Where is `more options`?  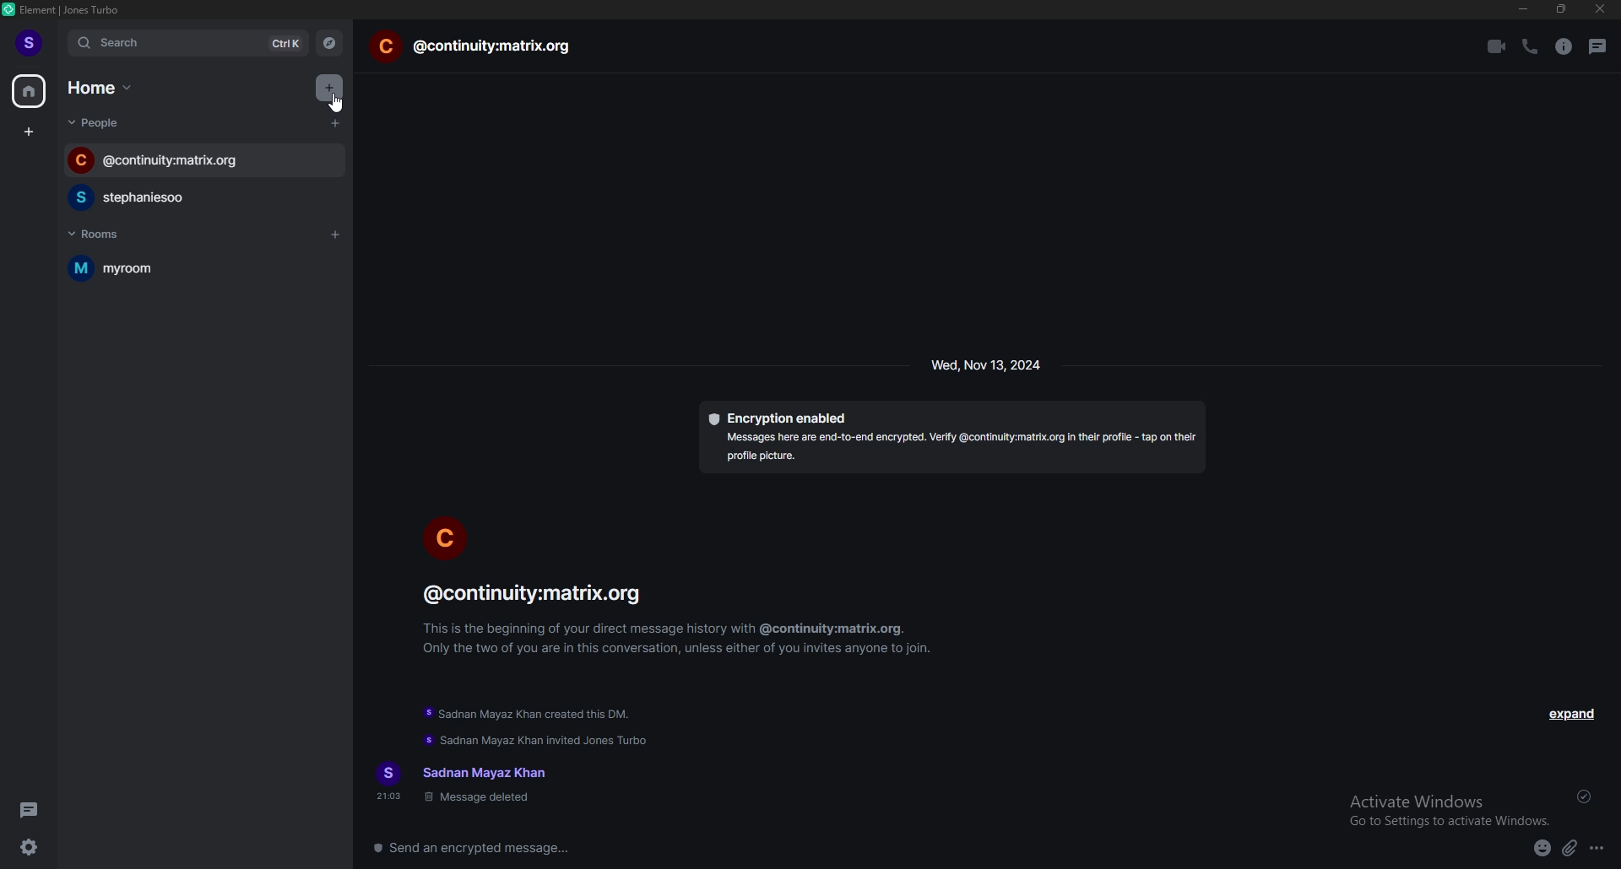 more options is located at coordinates (1598, 850).